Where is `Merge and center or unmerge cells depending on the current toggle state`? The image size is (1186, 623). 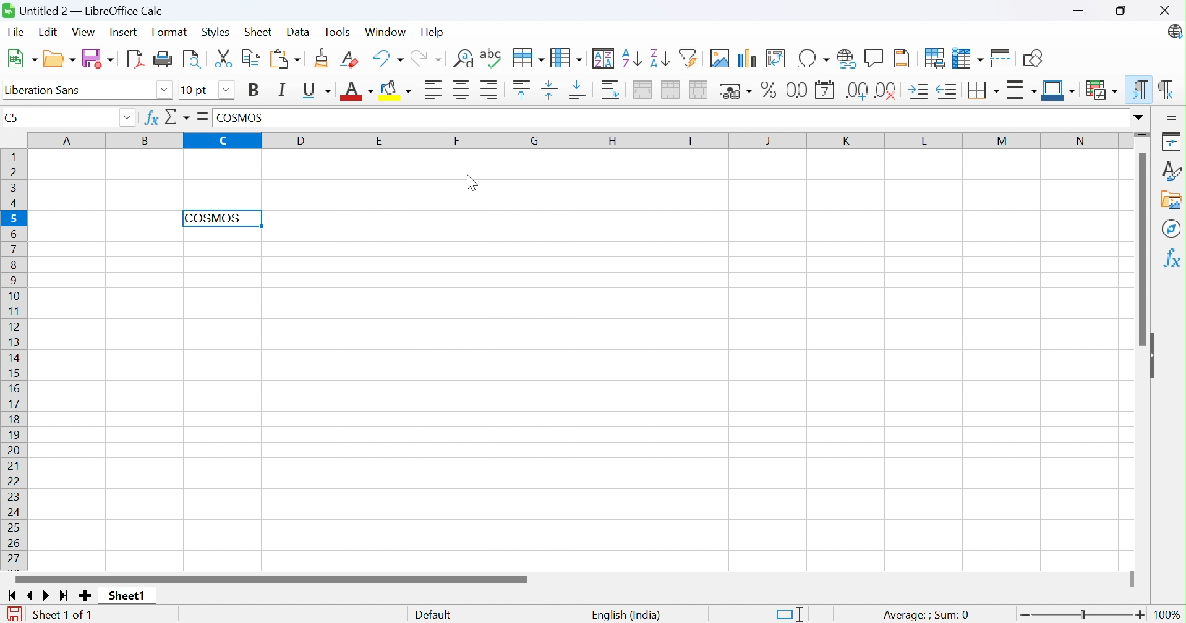
Merge and center or unmerge cells depending on the current toggle state is located at coordinates (642, 90).